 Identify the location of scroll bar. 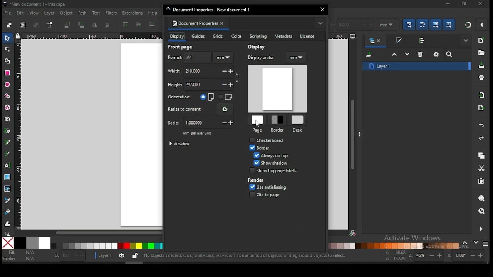
(353, 134).